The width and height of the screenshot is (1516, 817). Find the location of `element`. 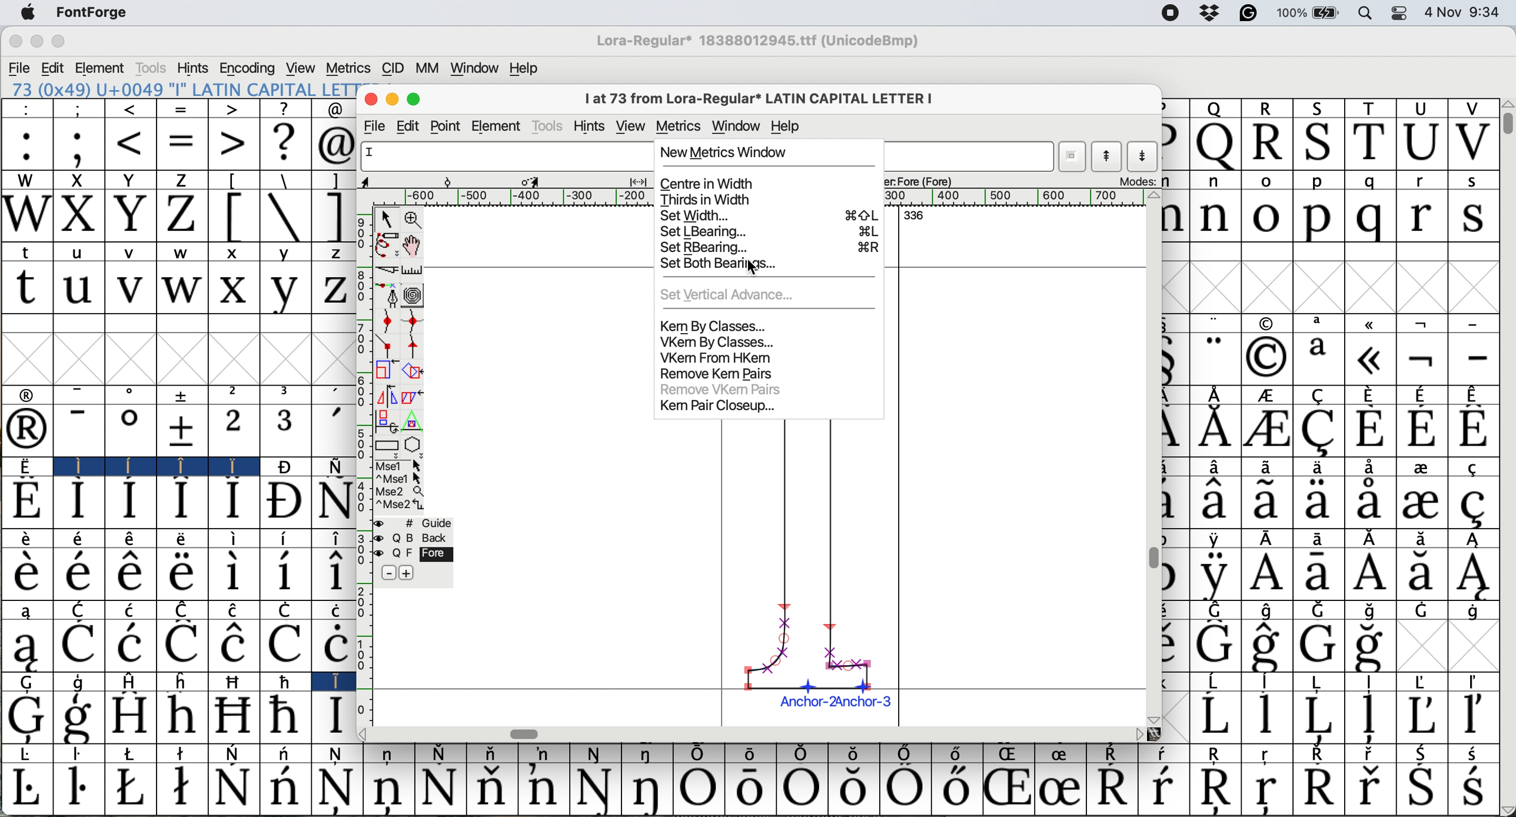

element is located at coordinates (101, 68).